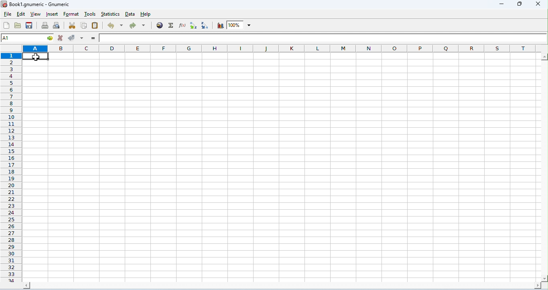 This screenshot has width=548, height=290. Describe the element at coordinates (172, 25) in the screenshot. I see `select function` at that location.